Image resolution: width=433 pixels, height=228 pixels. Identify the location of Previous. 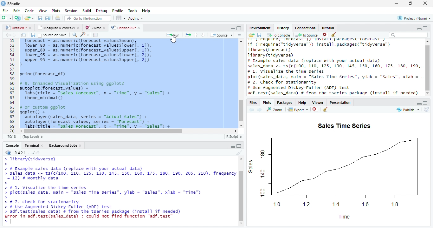
(7, 35).